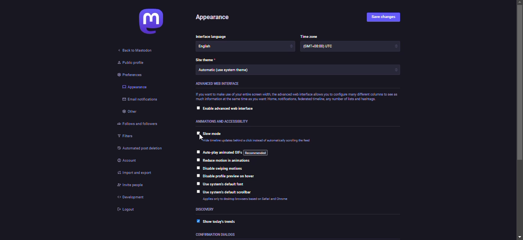 The image size is (523, 240). What do you see at coordinates (208, 60) in the screenshot?
I see `theme` at bounding box center [208, 60].